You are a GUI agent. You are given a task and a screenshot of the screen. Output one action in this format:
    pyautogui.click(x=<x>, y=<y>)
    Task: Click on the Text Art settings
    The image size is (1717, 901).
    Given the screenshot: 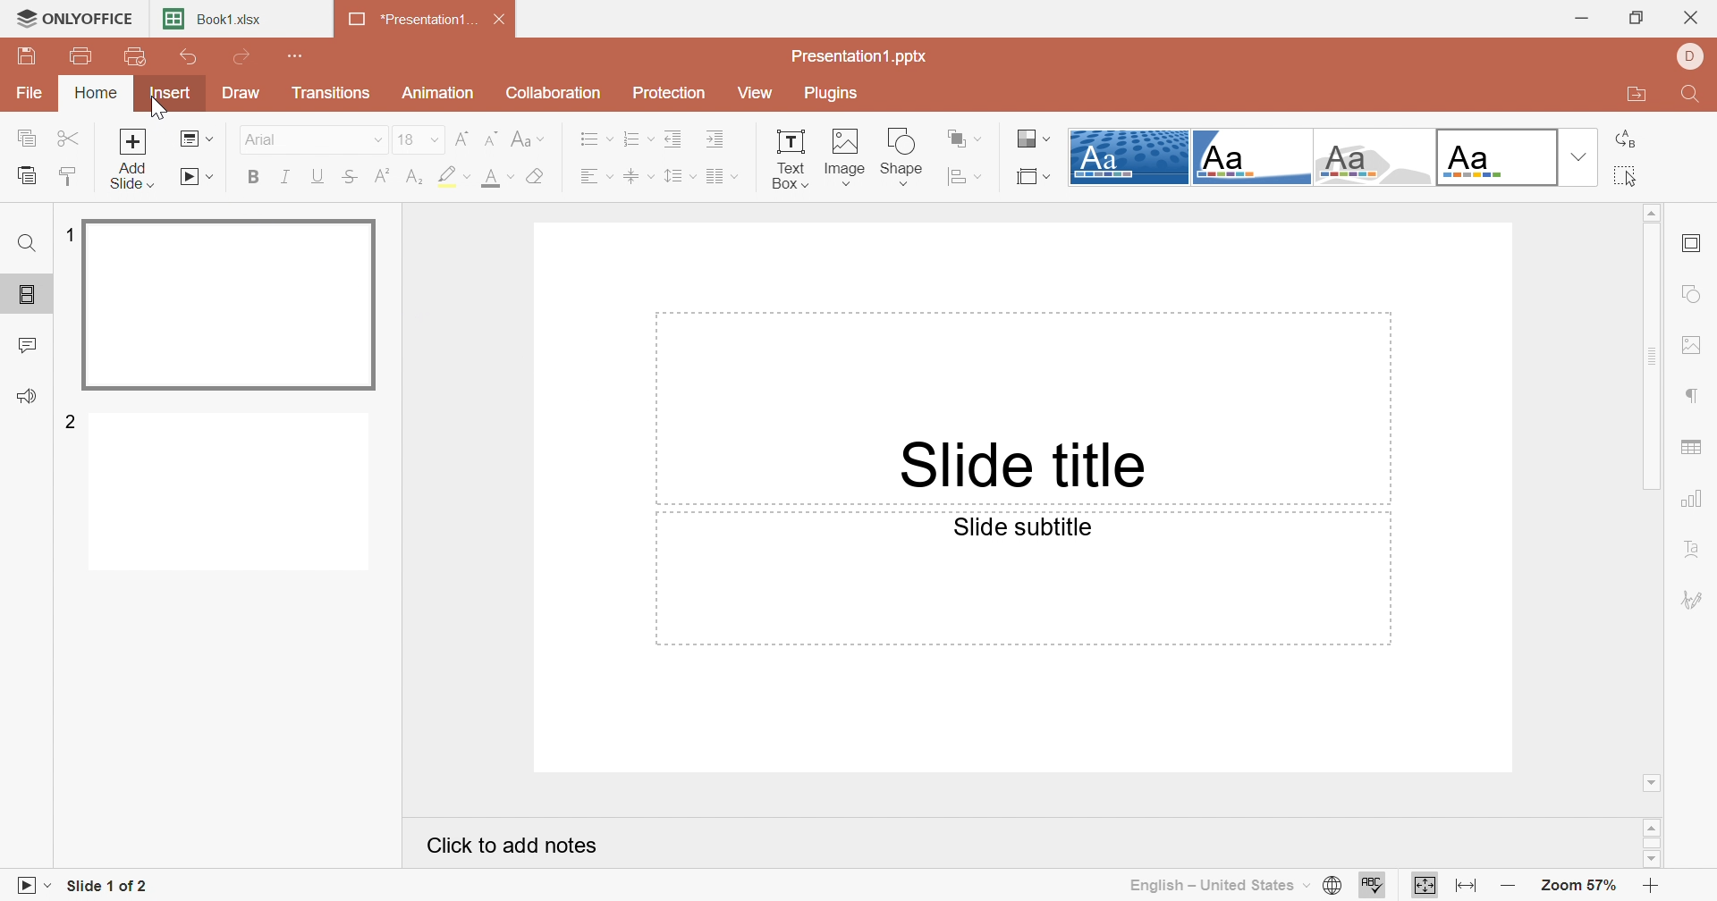 What is the action you would take?
    pyautogui.click(x=1693, y=551)
    